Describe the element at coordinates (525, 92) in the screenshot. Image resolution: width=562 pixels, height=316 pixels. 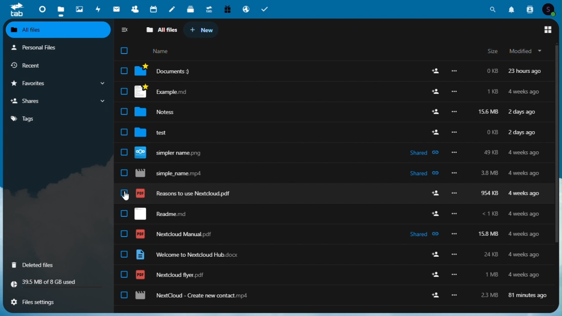
I see `4 weeks ago` at that location.